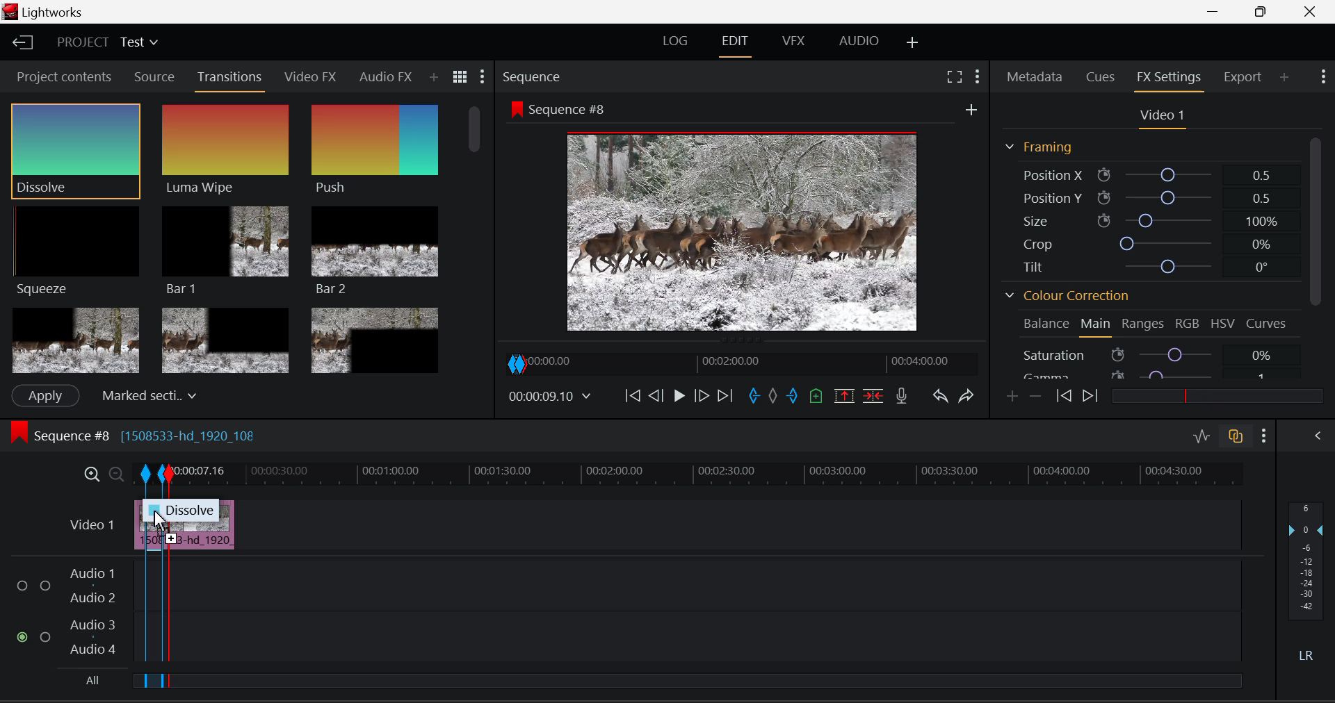 This screenshot has width=1335, height=703. I want to click on FX Settings Open, so click(1172, 78).